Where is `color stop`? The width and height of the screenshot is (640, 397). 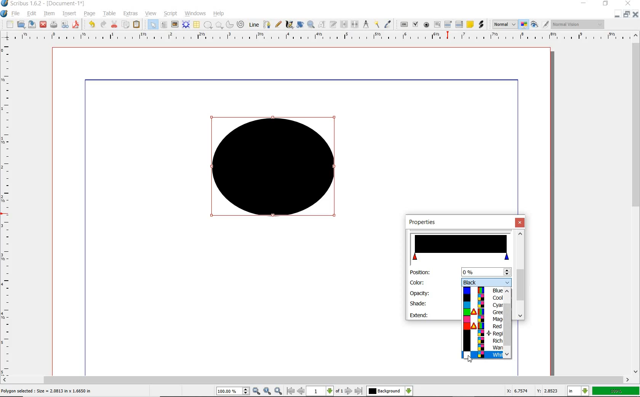 color stop is located at coordinates (461, 248).